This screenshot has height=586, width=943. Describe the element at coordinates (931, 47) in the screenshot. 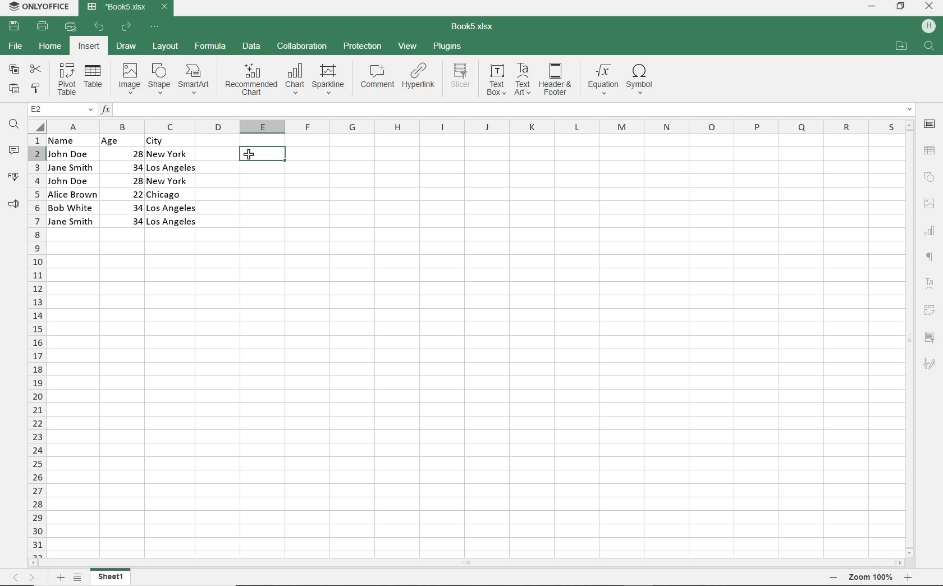

I see `FIND` at that location.